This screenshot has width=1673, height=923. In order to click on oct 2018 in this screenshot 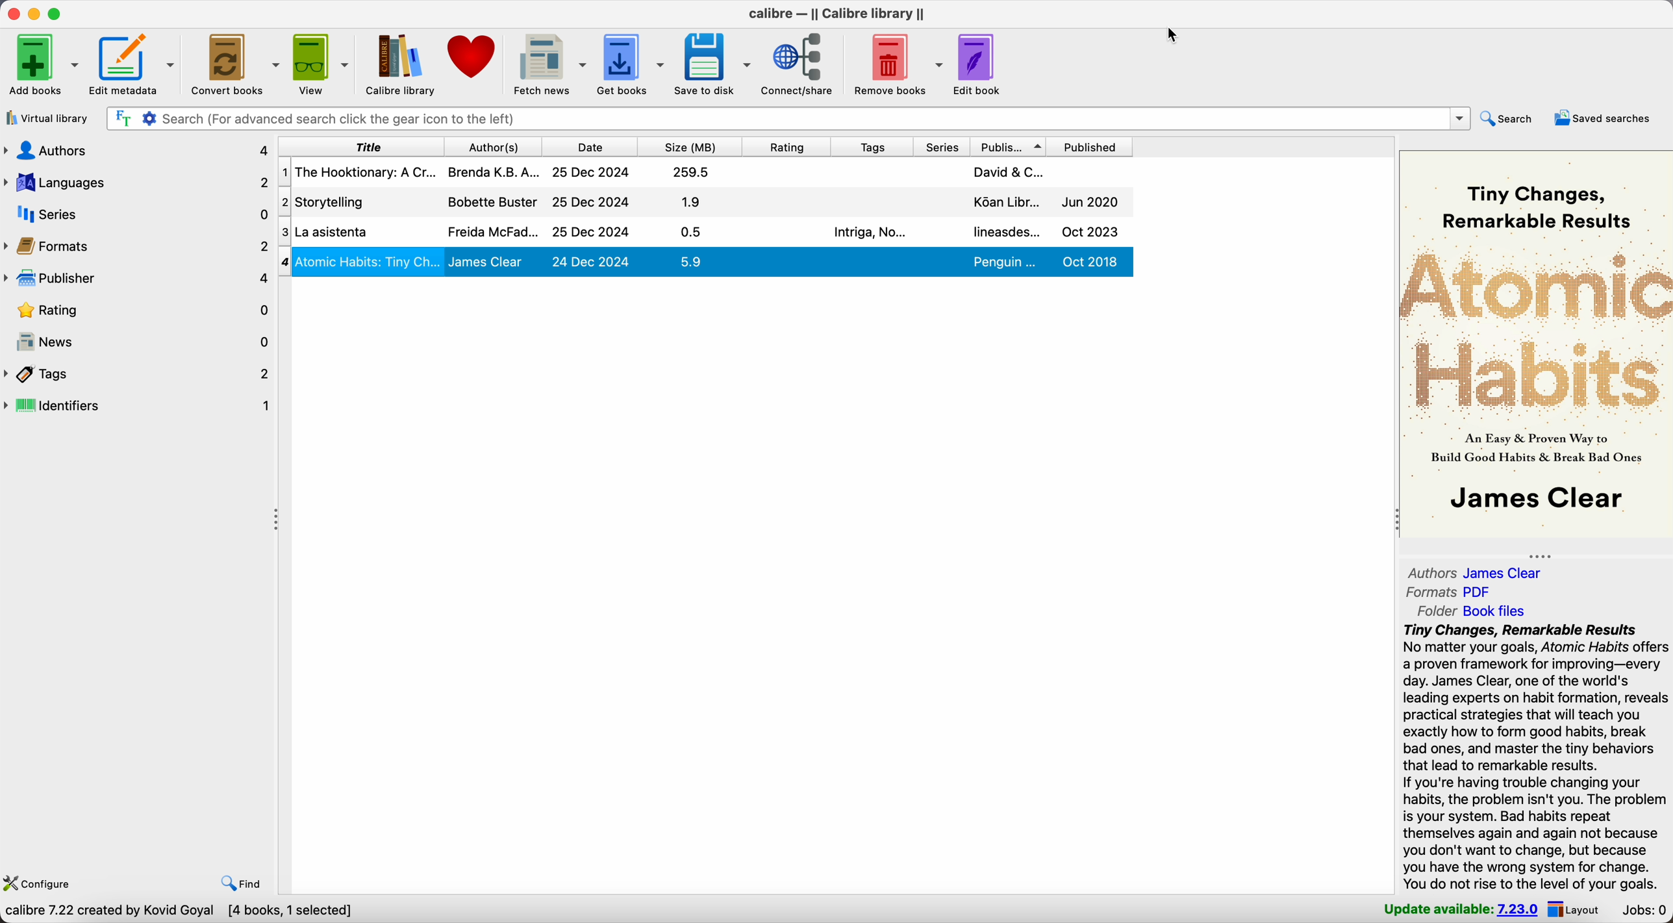, I will do `click(1089, 260)`.